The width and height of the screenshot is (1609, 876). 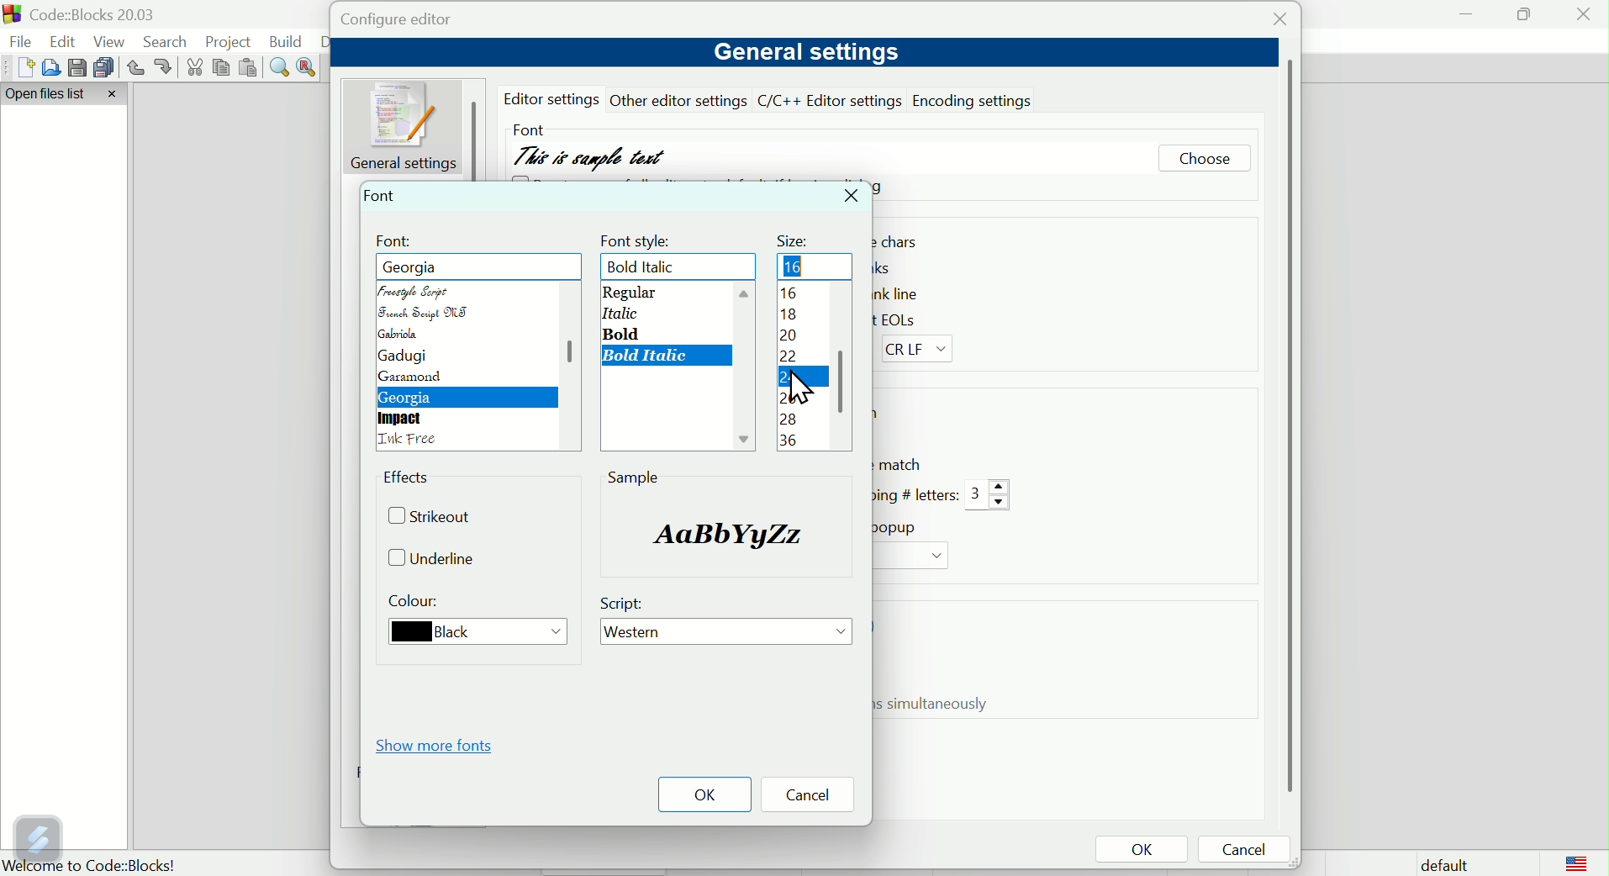 I want to click on scroll bar, so click(x=565, y=361).